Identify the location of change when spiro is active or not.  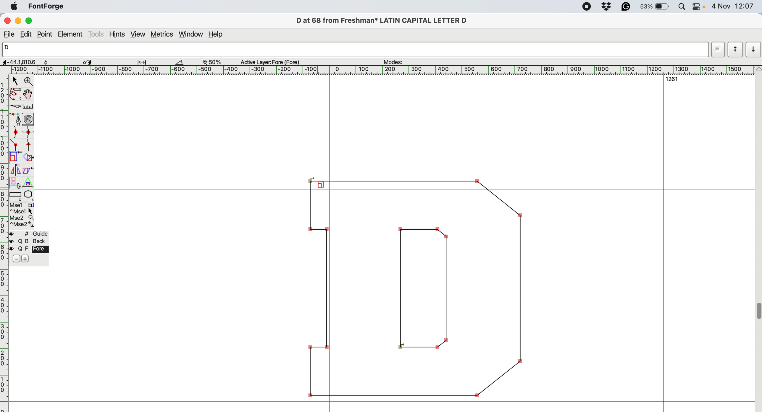
(29, 120).